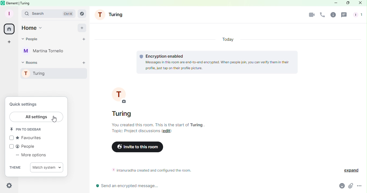 This screenshot has height=193, width=367. What do you see at coordinates (121, 114) in the screenshot?
I see `Turing` at bounding box center [121, 114].